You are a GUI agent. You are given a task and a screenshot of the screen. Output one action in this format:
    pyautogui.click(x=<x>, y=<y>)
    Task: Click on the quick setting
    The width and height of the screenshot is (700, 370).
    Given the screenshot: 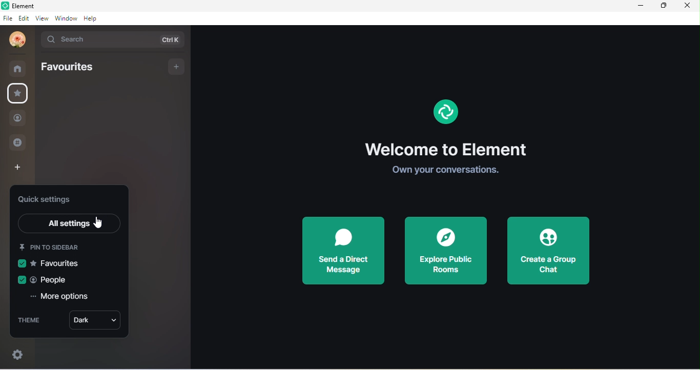 What is the action you would take?
    pyautogui.click(x=18, y=353)
    